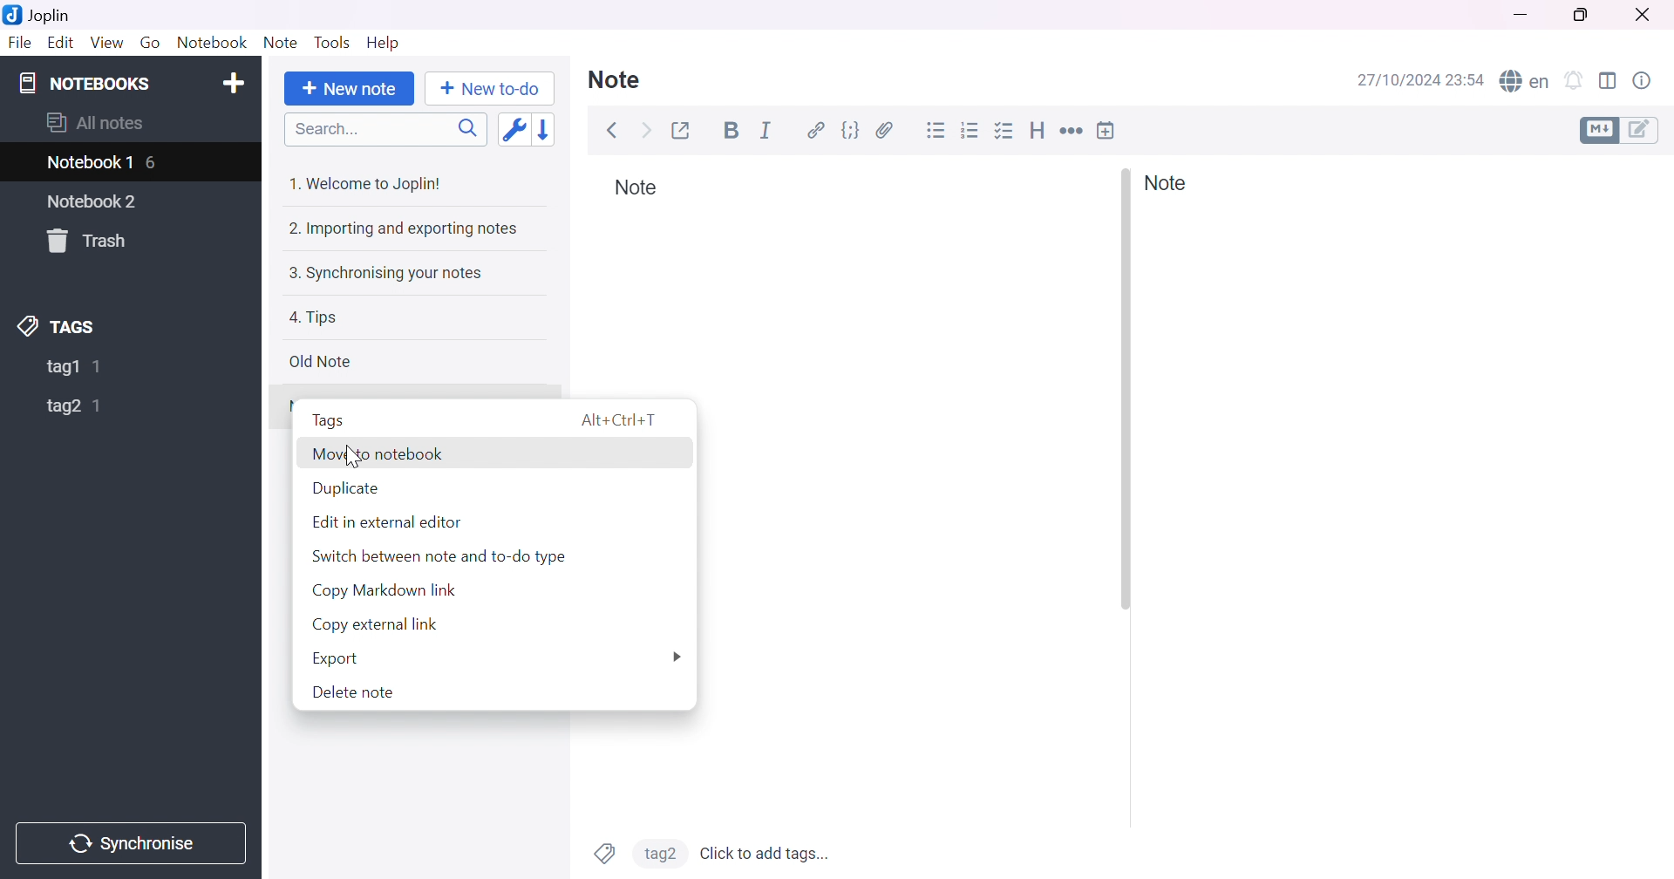 This screenshot has width=1674, height=879. Describe the element at coordinates (1610, 82) in the screenshot. I see `Toggle editor layout` at that location.